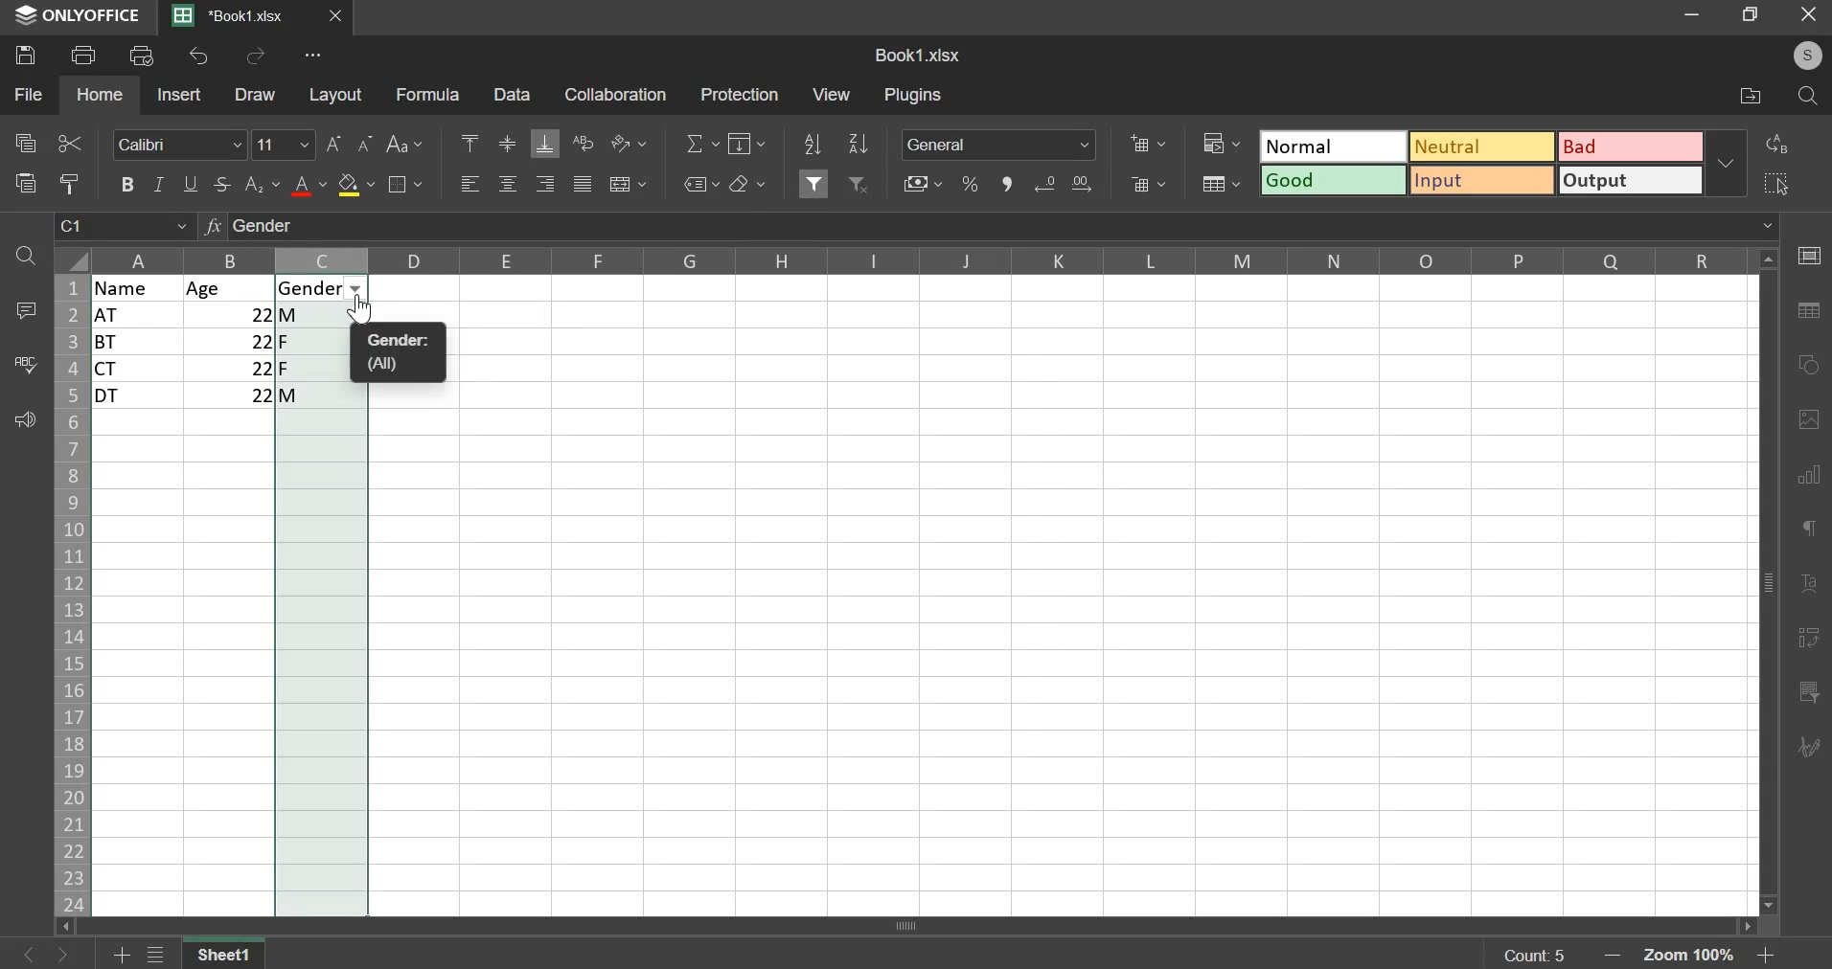 The width and height of the screenshot is (1832, 969). I want to click on paragraph, so click(1805, 529).